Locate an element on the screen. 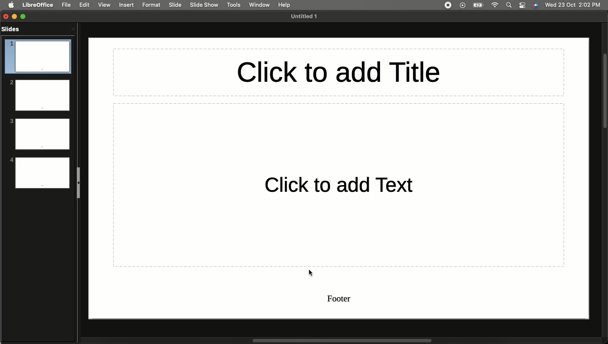 This screenshot has height=344, width=608. Minimize is located at coordinates (16, 16).